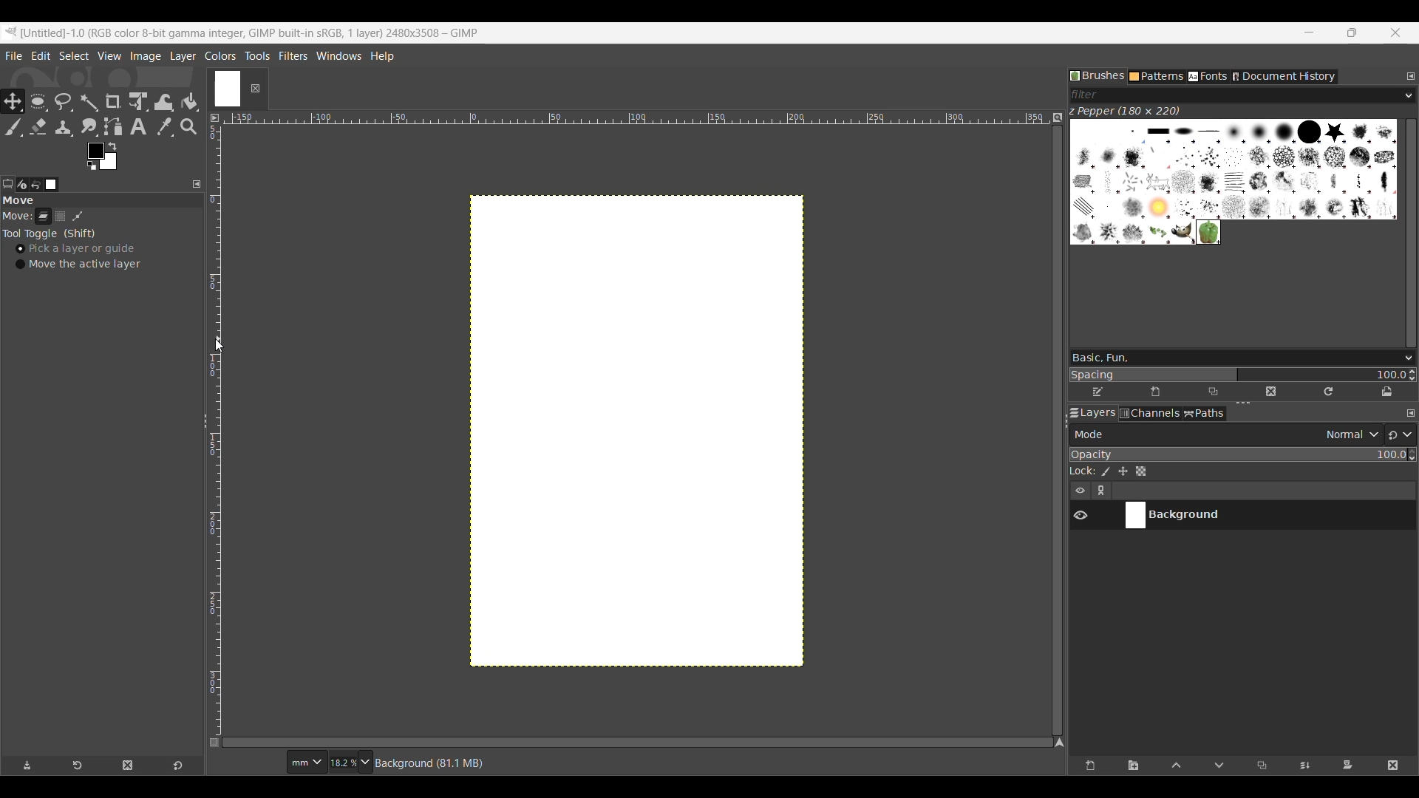 The width and height of the screenshot is (1419, 798). What do you see at coordinates (1262, 765) in the screenshot?
I see `Duplicate selected layer` at bounding box center [1262, 765].